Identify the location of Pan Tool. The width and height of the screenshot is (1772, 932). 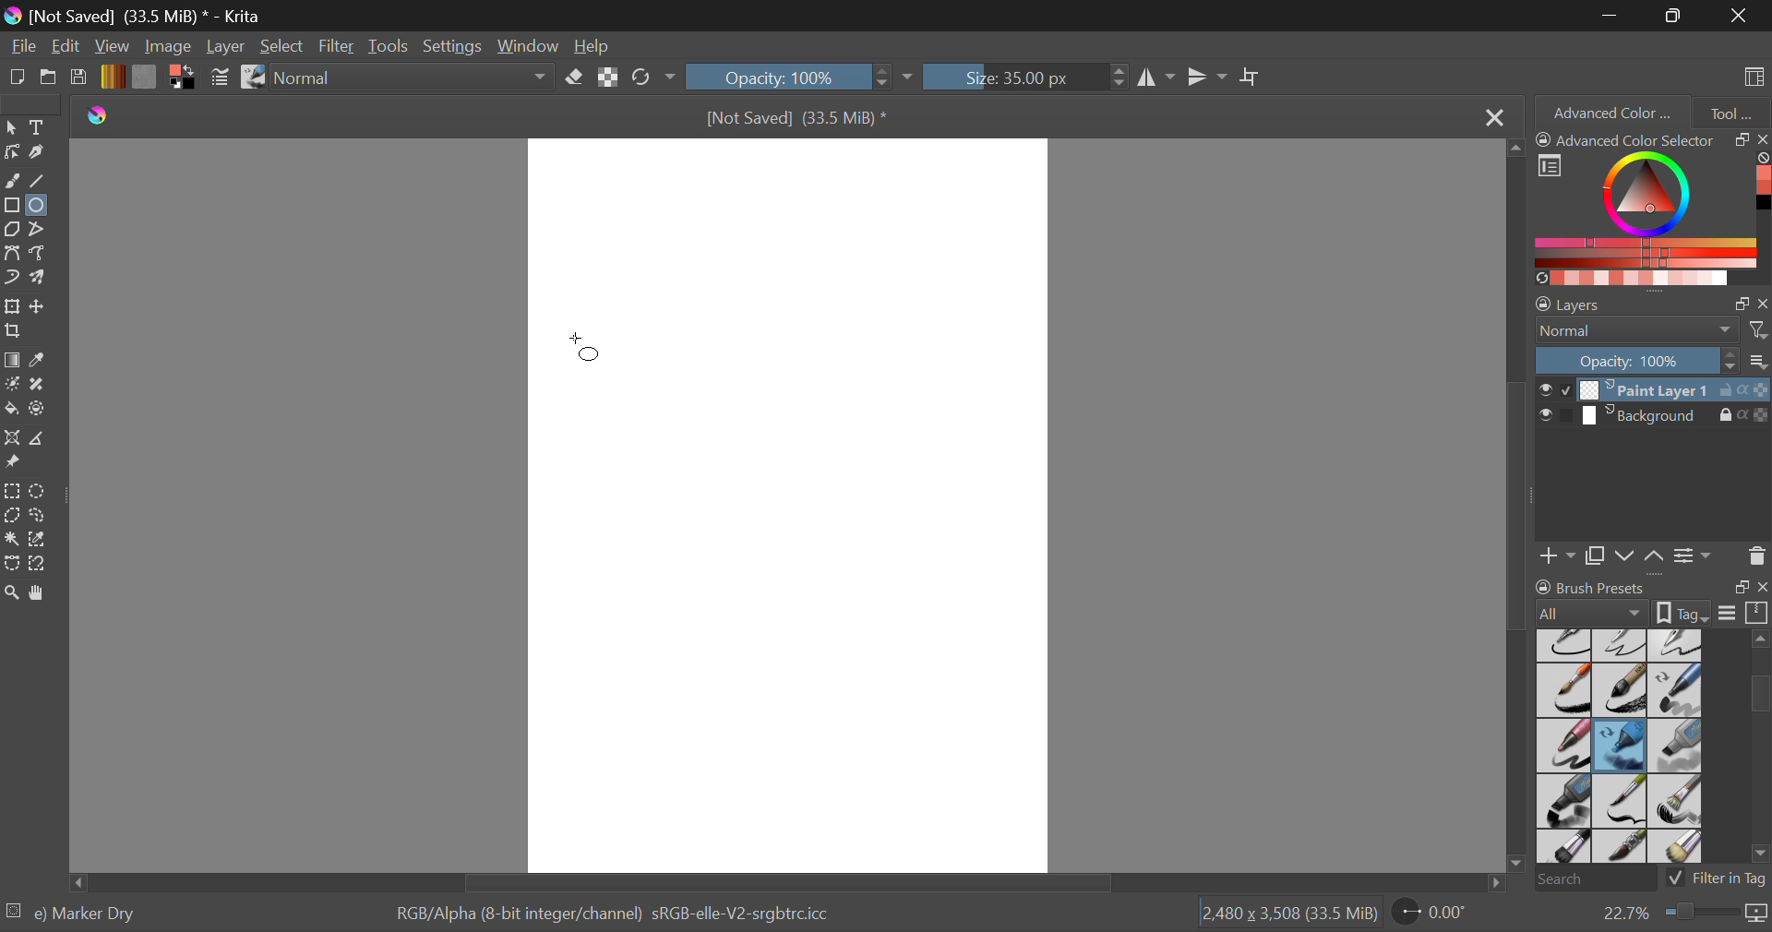
(41, 592).